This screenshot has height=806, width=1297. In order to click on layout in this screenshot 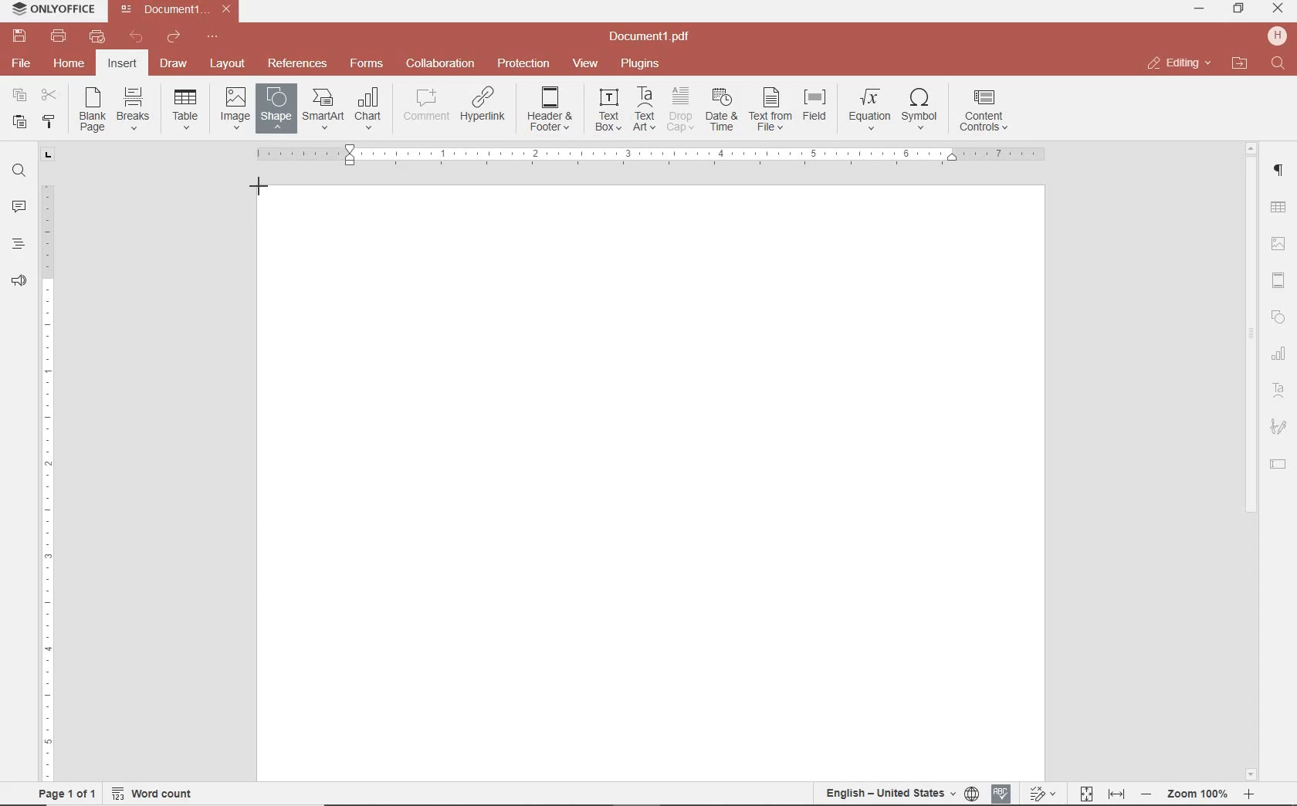, I will do `click(230, 65)`.